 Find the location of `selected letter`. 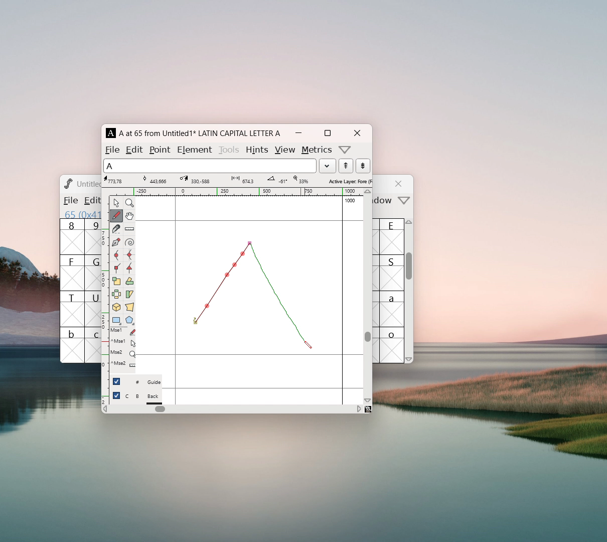

selected letter is located at coordinates (210, 165).